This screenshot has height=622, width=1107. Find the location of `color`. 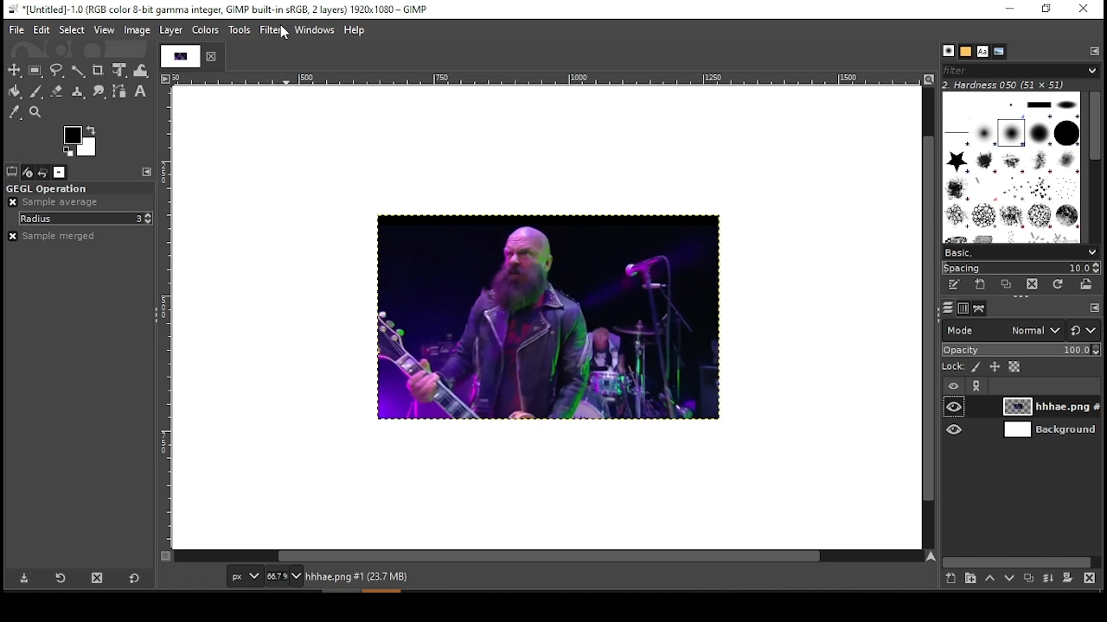

color is located at coordinates (79, 141).